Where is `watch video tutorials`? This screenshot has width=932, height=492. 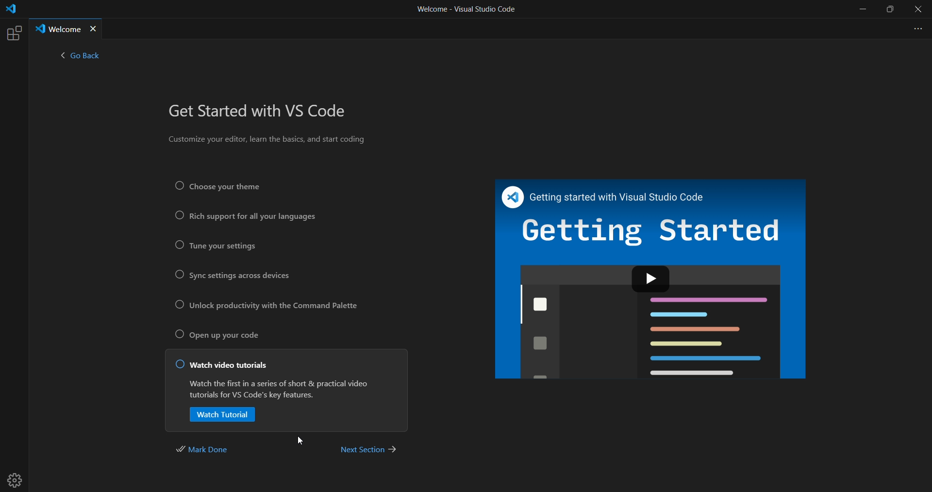 watch video tutorials is located at coordinates (225, 364).